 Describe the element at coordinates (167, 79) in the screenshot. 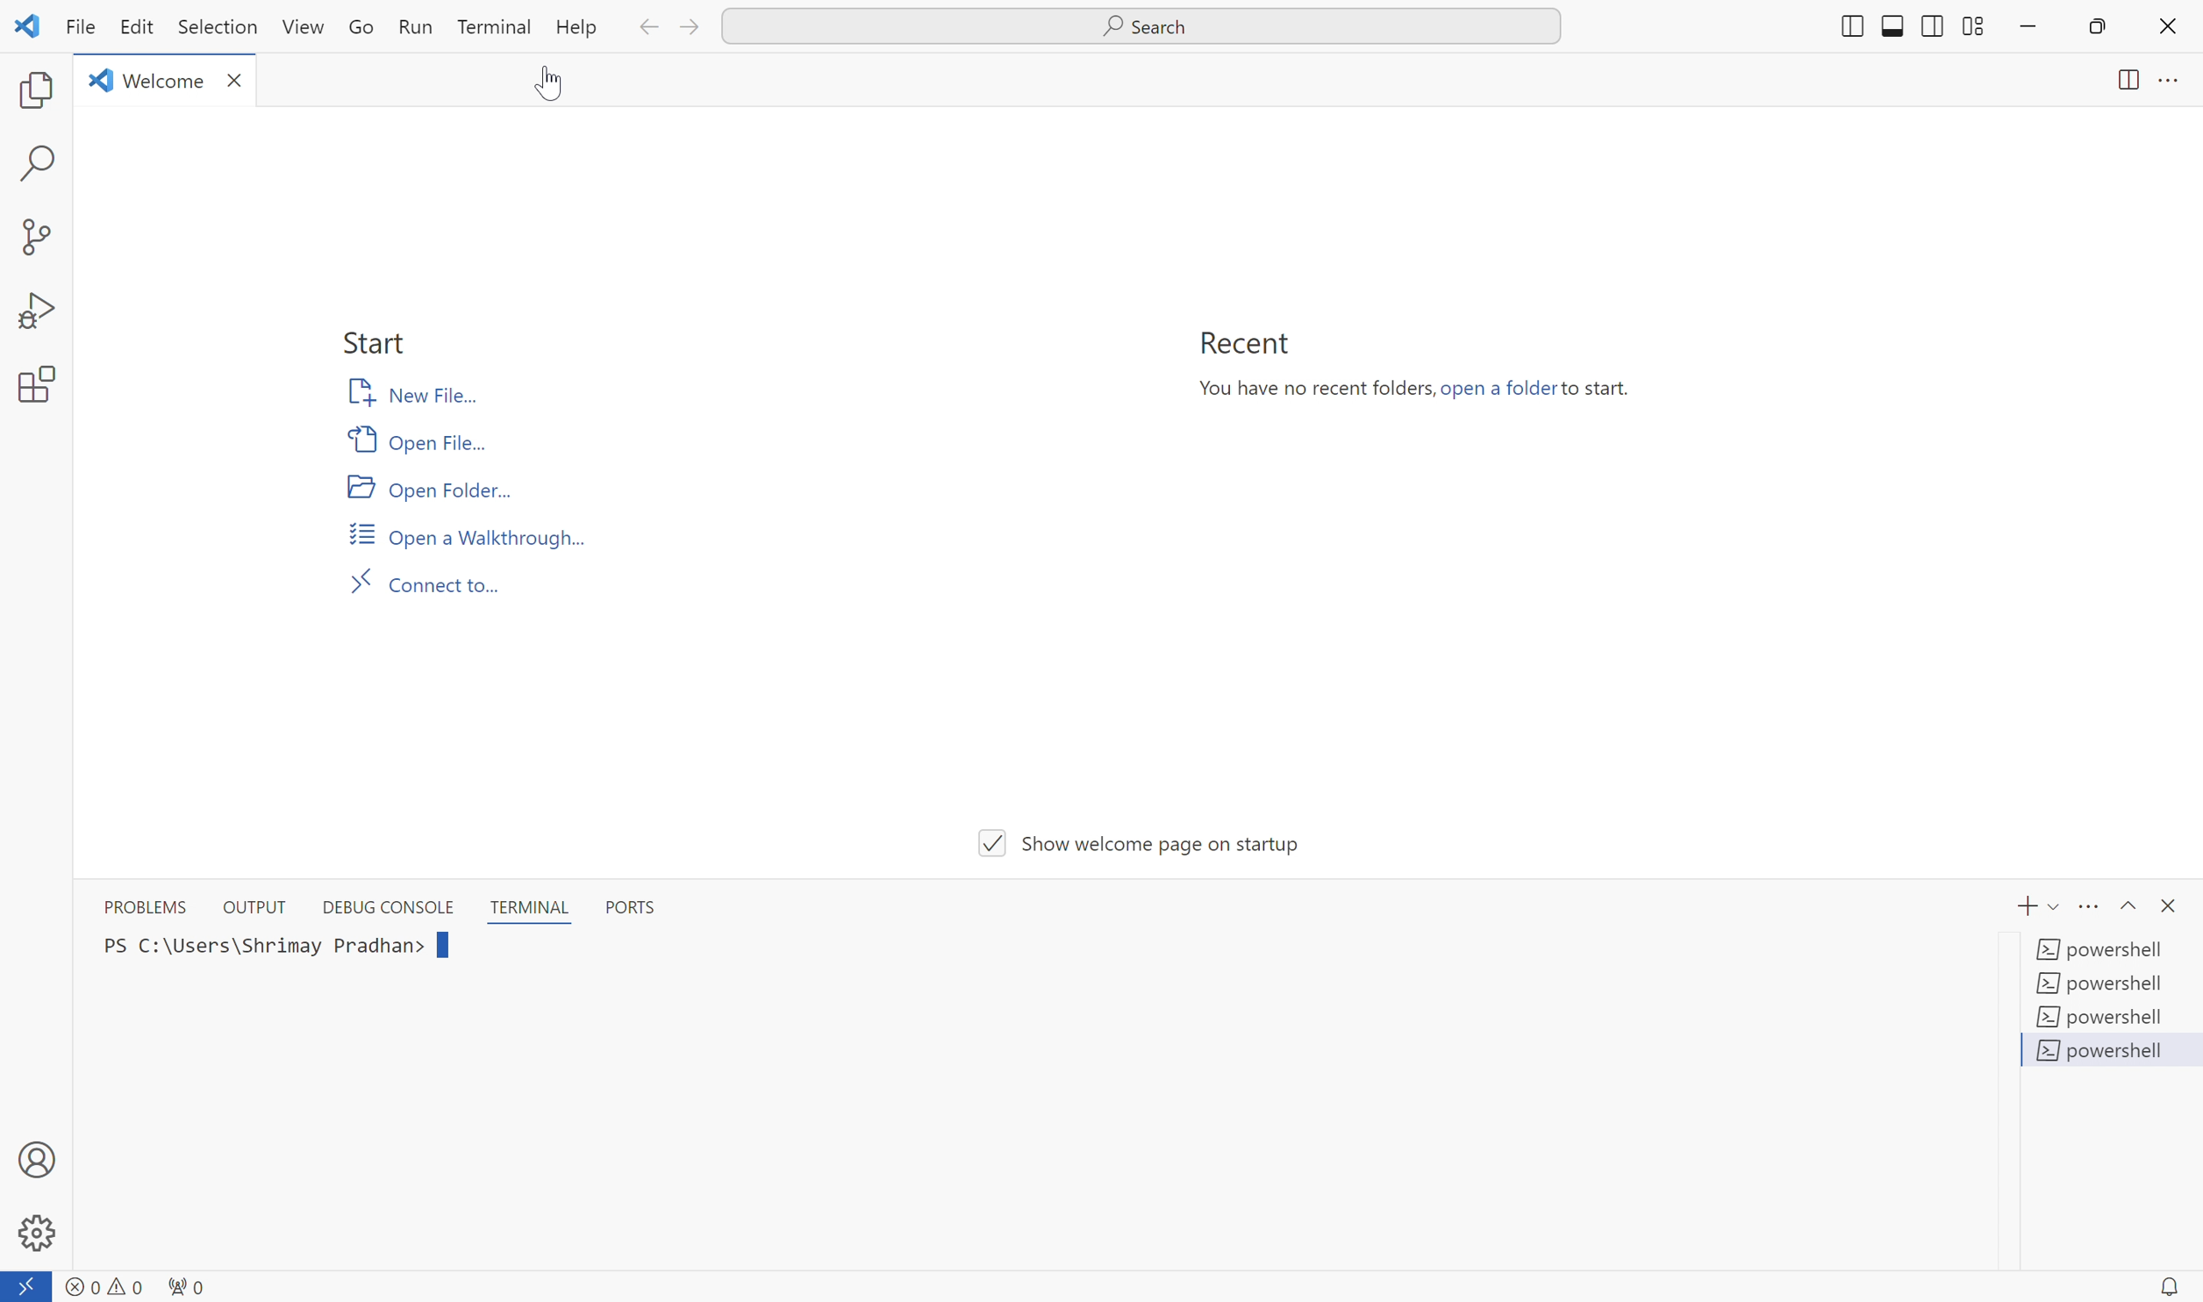

I see `Welcome ` at that location.